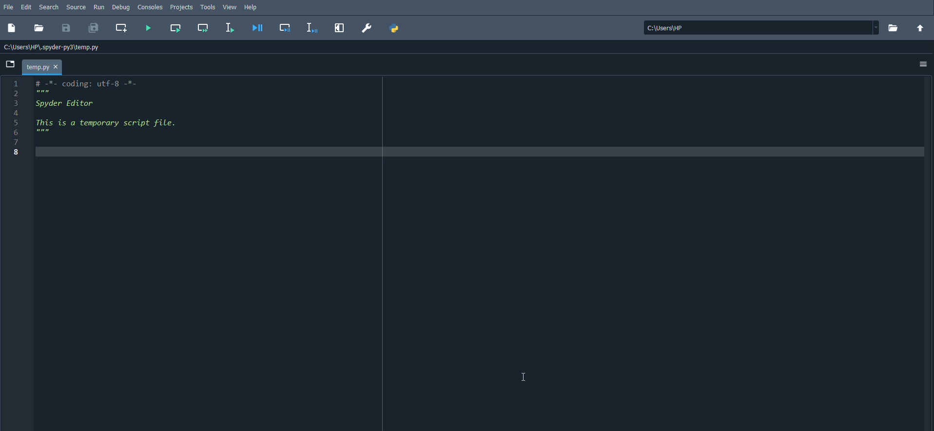 This screenshot has height=431, width=934. Describe the element at coordinates (13, 30) in the screenshot. I see `New file` at that location.